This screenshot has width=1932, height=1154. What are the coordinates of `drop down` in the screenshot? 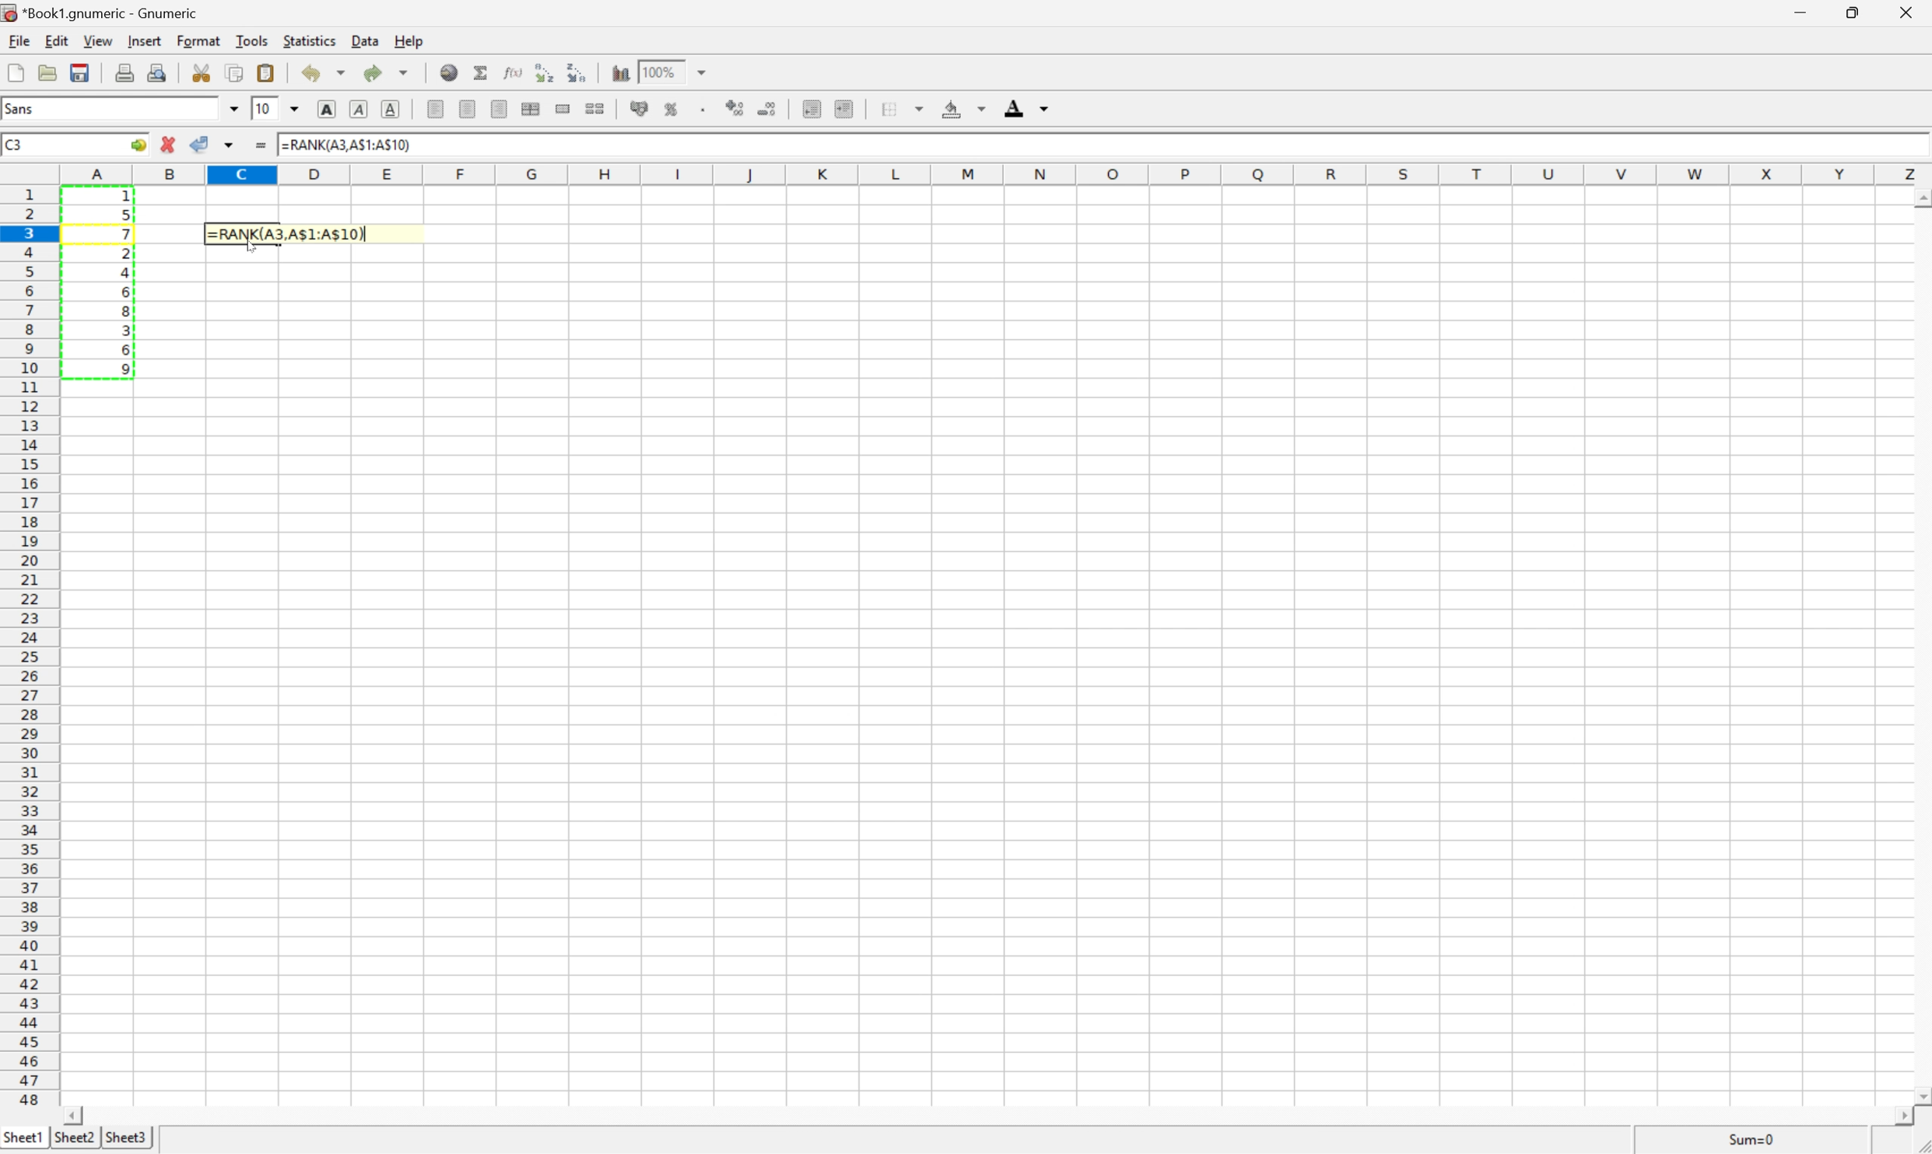 It's located at (707, 72).